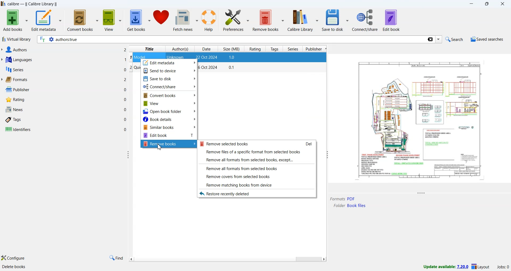 This screenshot has height=271, width=511. What do you see at coordinates (169, 71) in the screenshot?
I see `Send to devices` at bounding box center [169, 71].